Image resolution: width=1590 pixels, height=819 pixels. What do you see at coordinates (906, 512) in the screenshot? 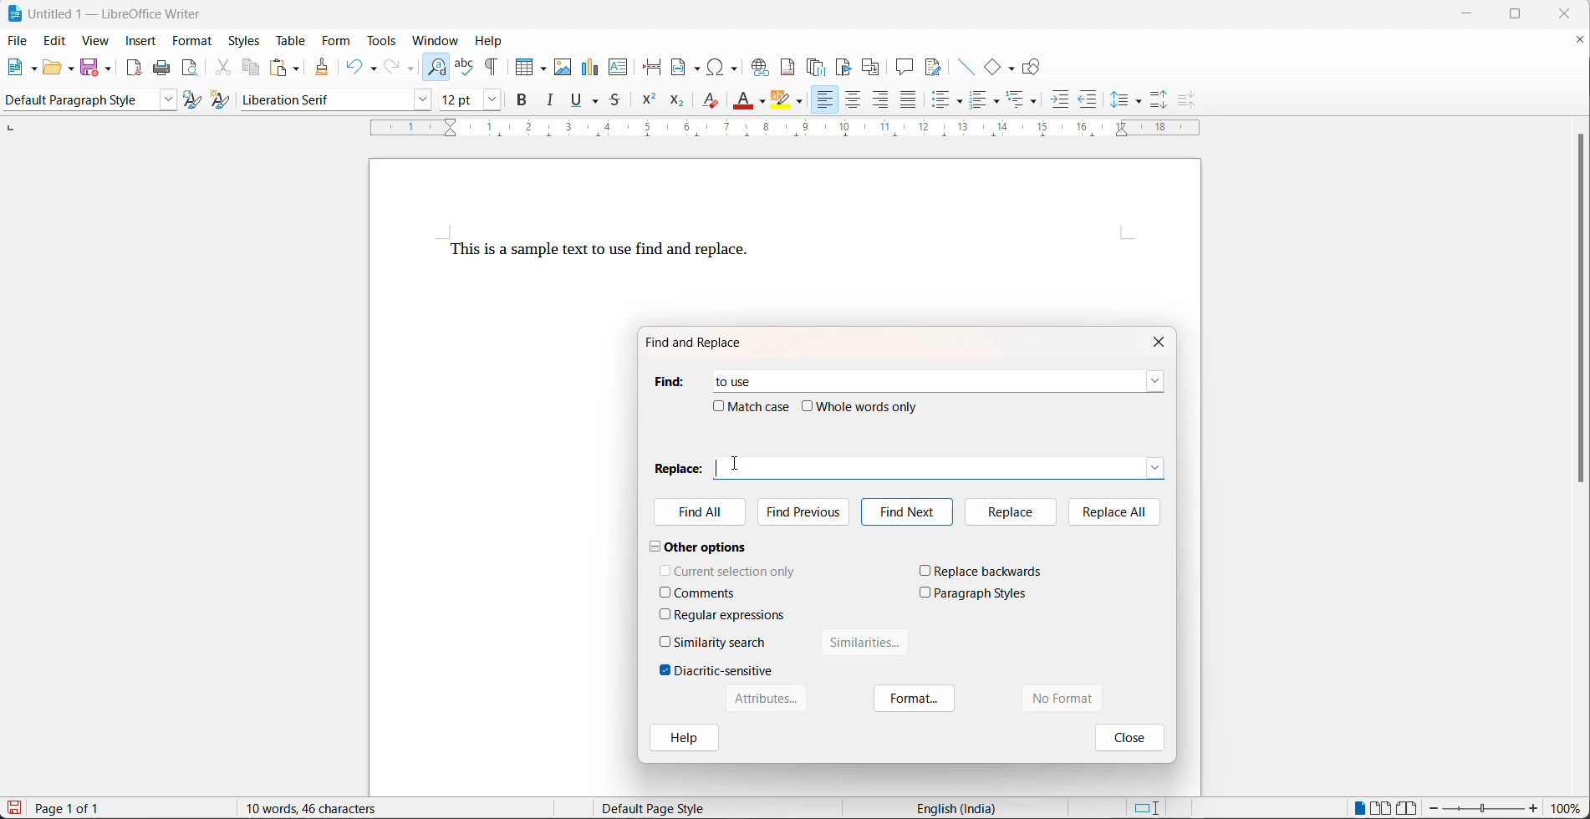
I see `find next` at bounding box center [906, 512].